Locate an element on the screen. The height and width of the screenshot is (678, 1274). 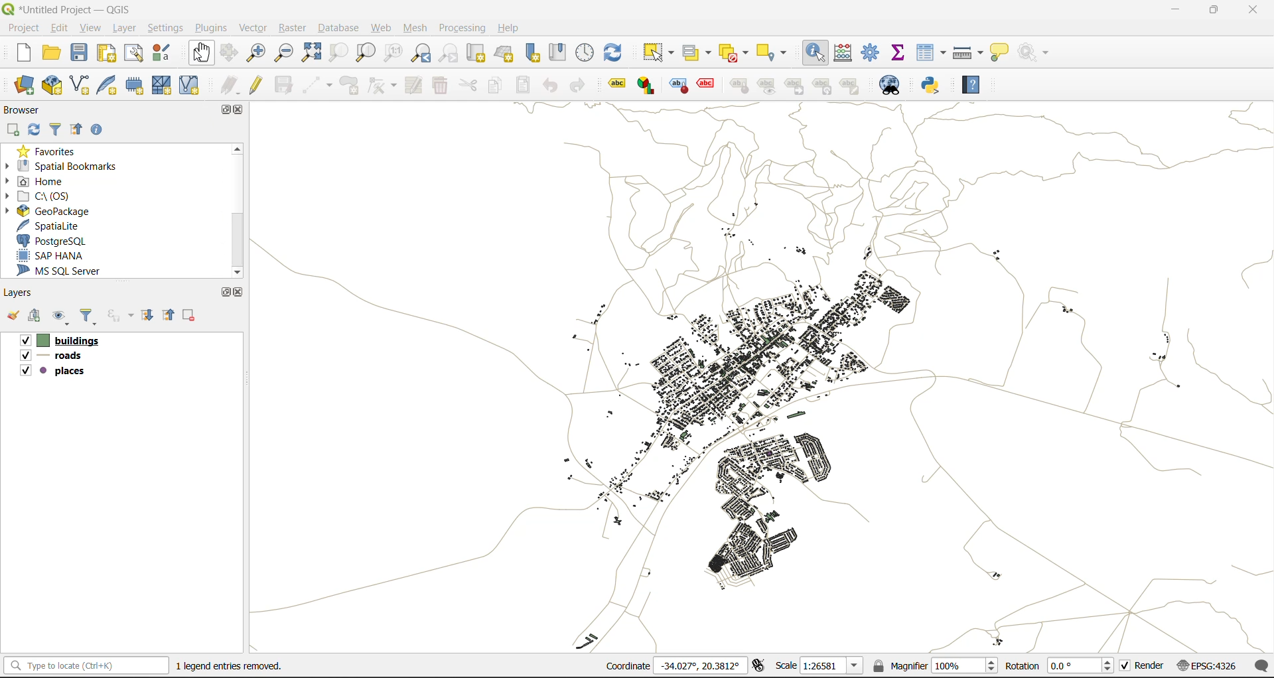
manage map is located at coordinates (64, 317).